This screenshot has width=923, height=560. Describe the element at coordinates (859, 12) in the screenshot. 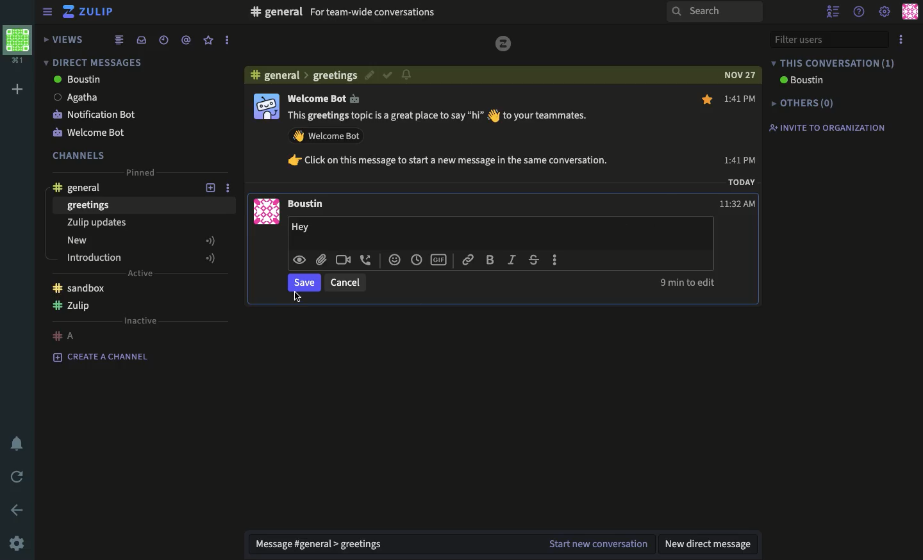

I see `help` at that location.